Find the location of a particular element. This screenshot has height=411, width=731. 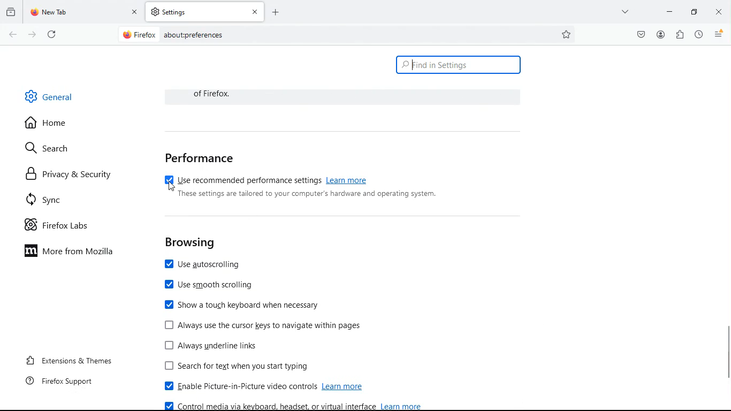

pocket is located at coordinates (639, 35).